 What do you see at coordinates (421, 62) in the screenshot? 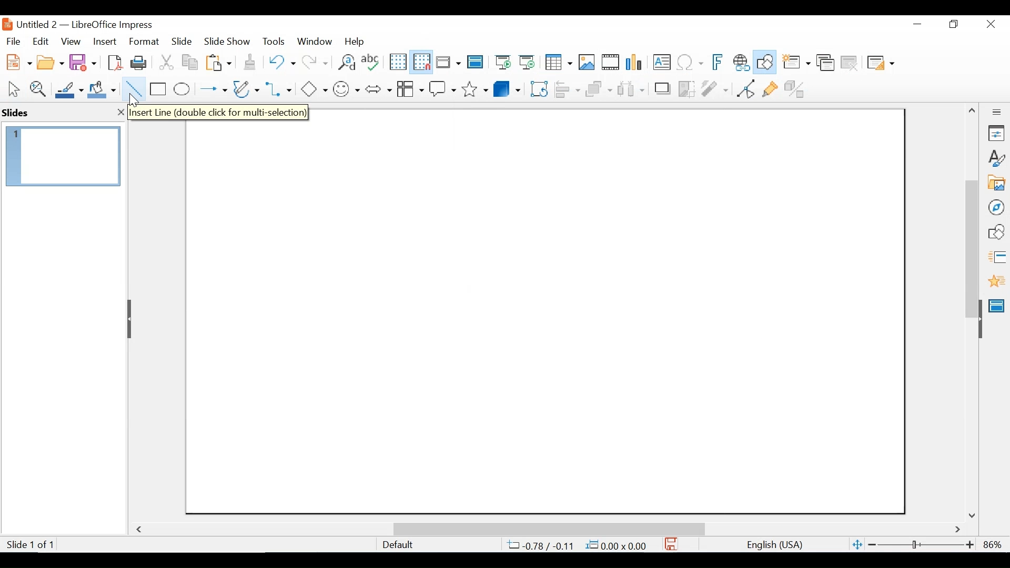
I see `Snap as Grid` at bounding box center [421, 62].